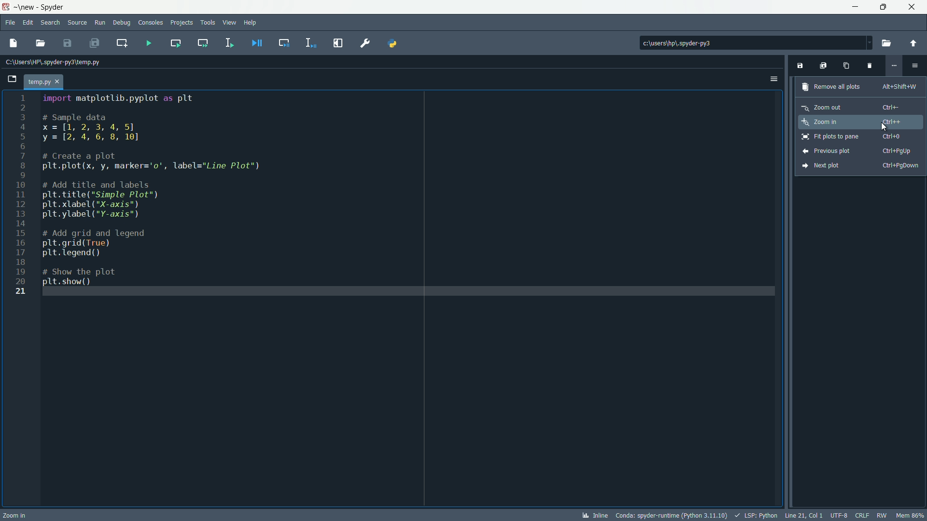 This screenshot has height=521, width=927. What do you see at coordinates (20, 196) in the screenshot?
I see `line number` at bounding box center [20, 196].